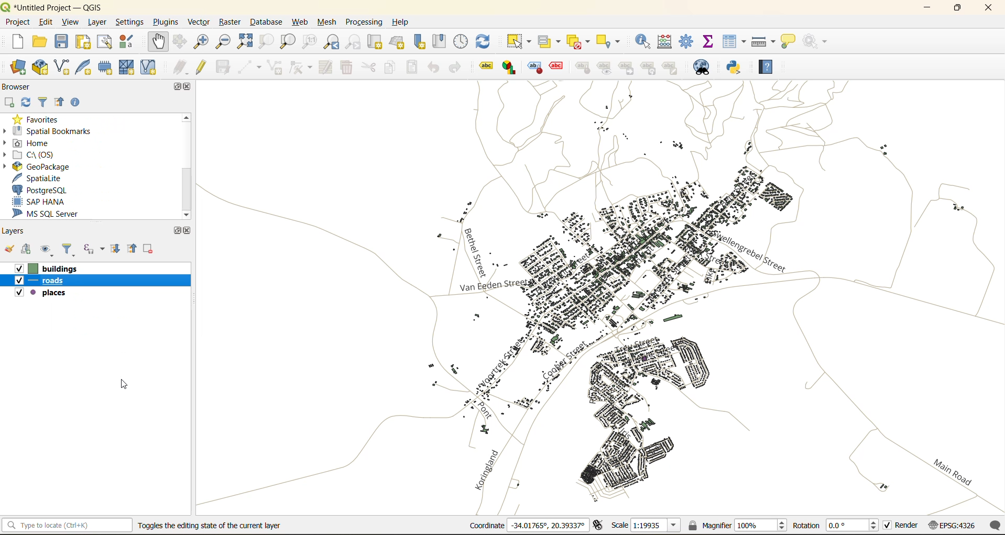 The image size is (1005, 535). What do you see at coordinates (475, 251) in the screenshot?
I see `labels` at bounding box center [475, 251].